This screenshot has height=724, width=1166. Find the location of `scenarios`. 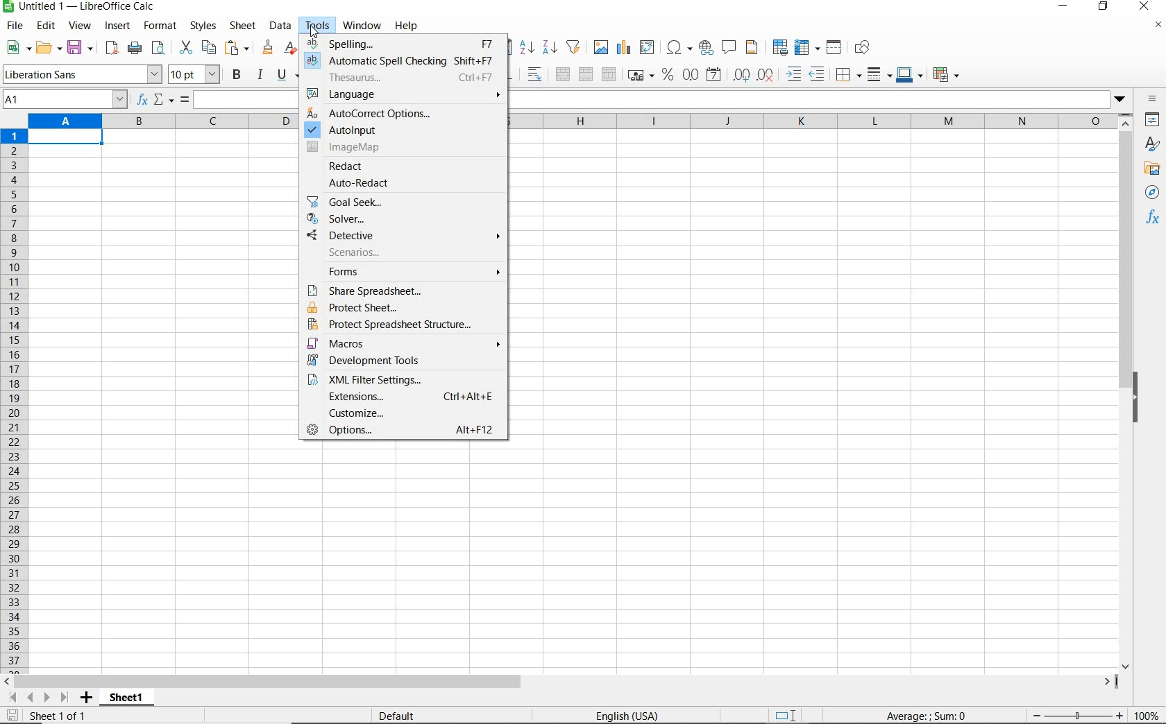

scenarios is located at coordinates (403, 252).